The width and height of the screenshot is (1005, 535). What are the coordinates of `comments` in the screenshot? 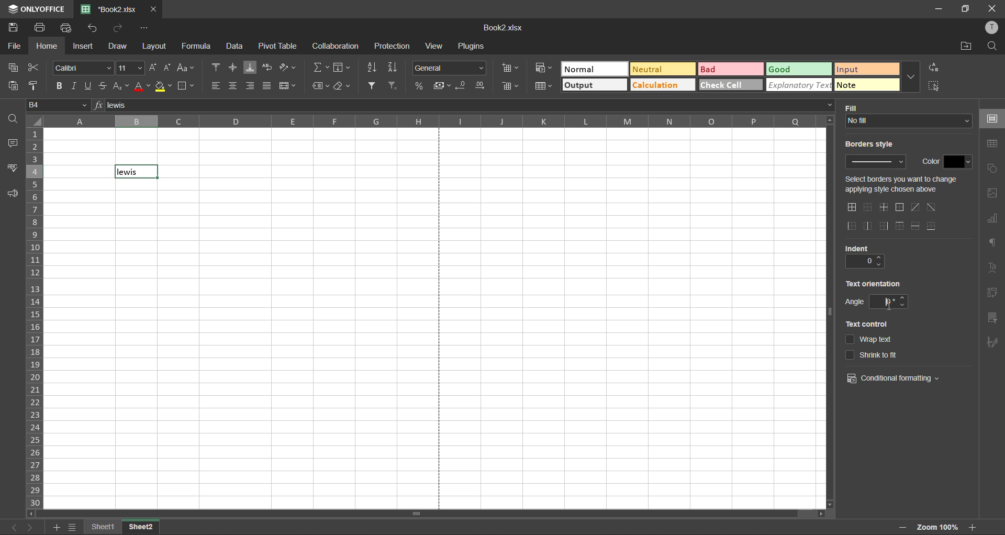 It's located at (15, 145).